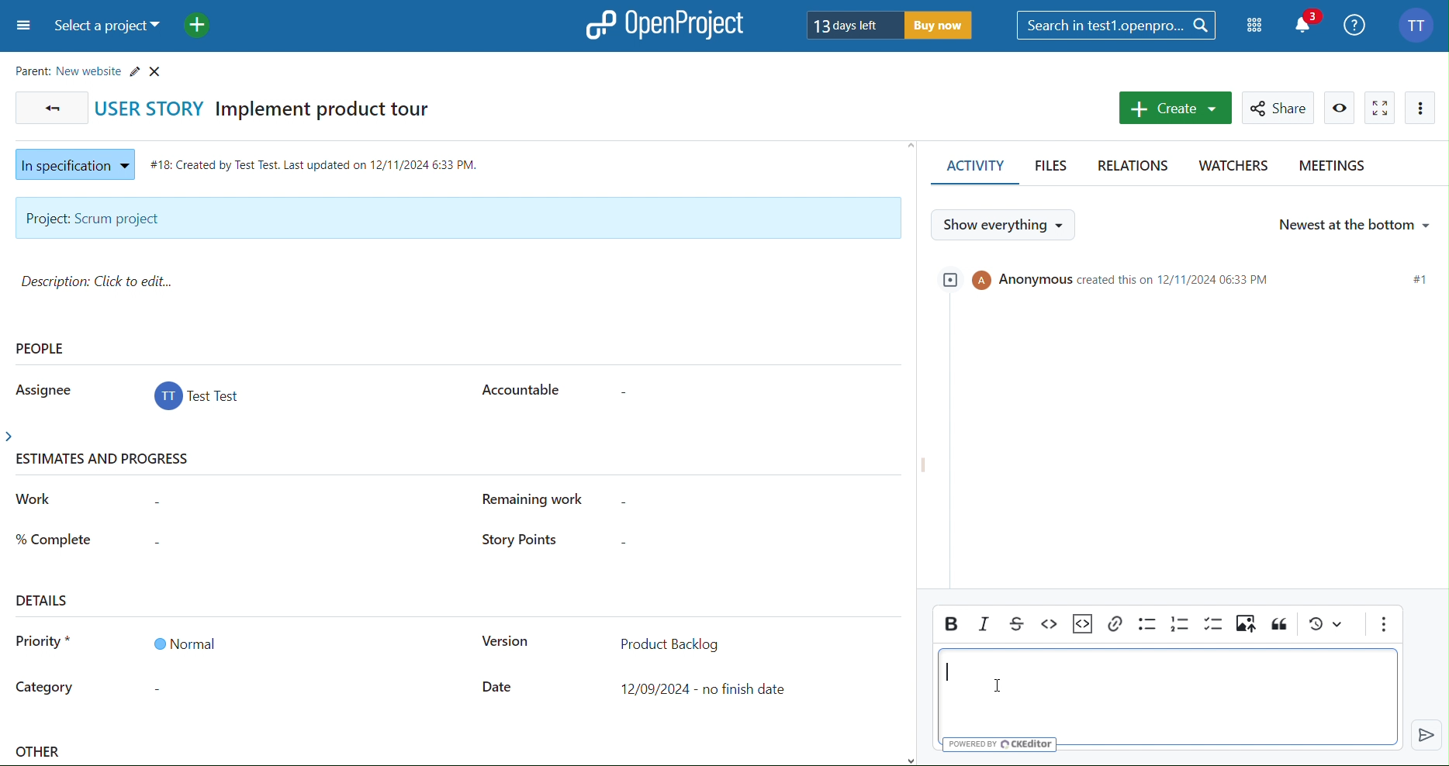 The width and height of the screenshot is (1449, 766). Describe the element at coordinates (498, 688) in the screenshot. I see `Date` at that location.